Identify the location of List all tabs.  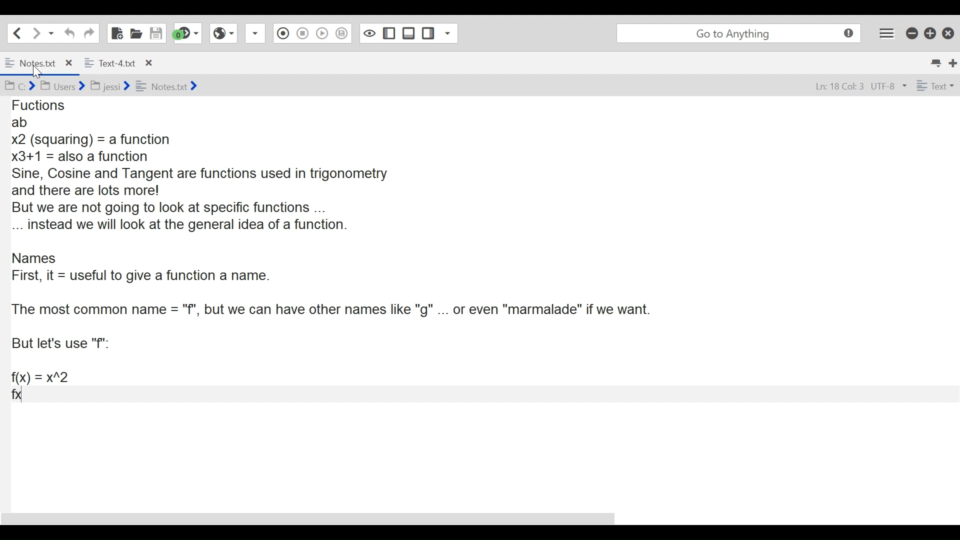
(935, 61).